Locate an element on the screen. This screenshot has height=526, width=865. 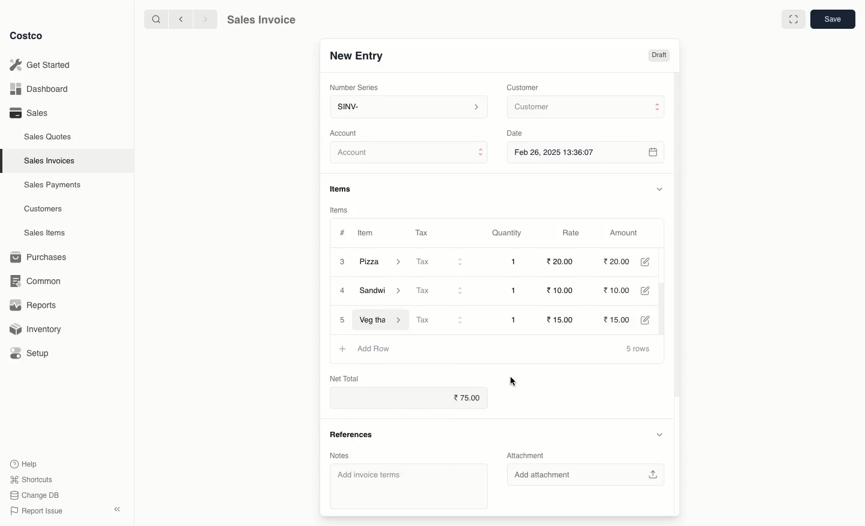
Tax is located at coordinates (421, 231).